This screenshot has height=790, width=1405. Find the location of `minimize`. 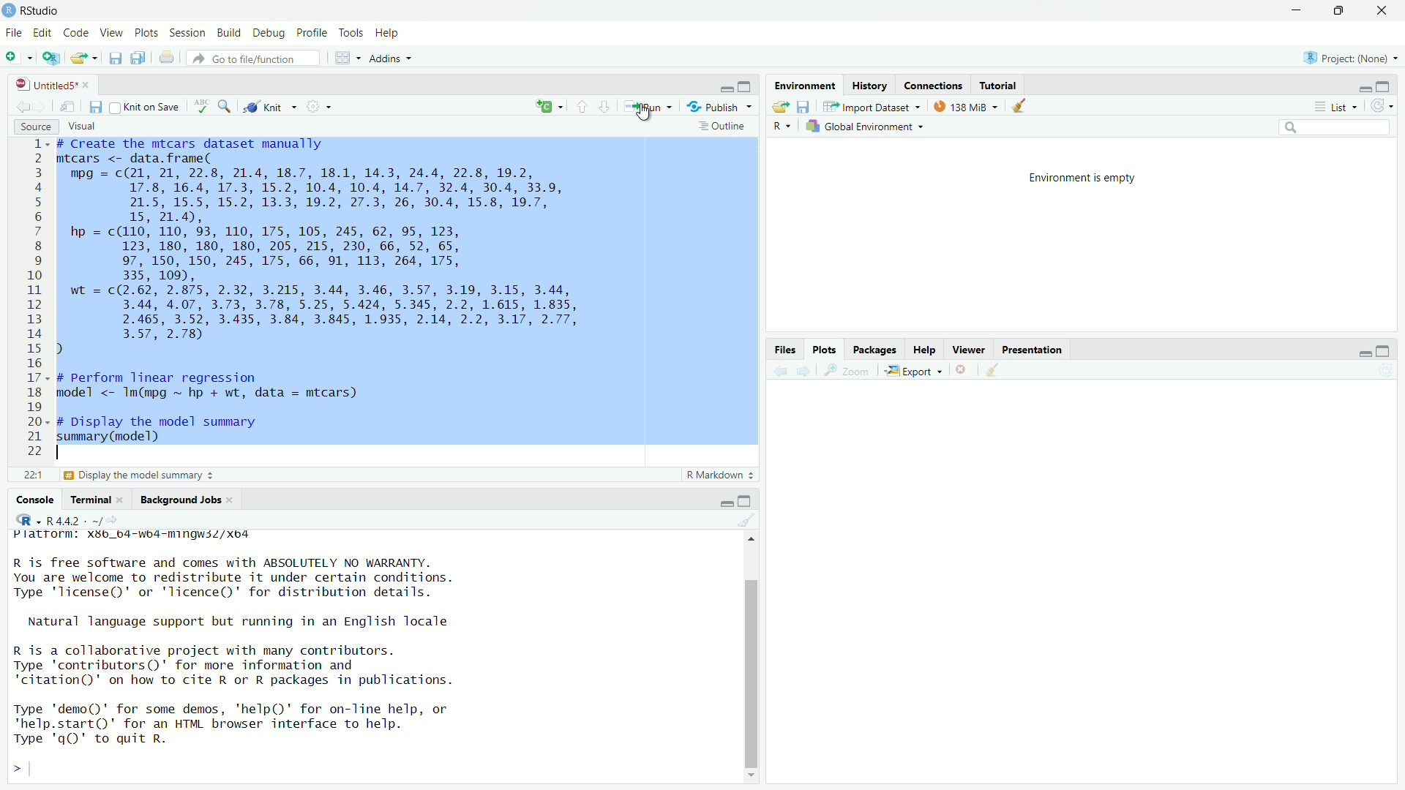

minimize is located at coordinates (1362, 353).